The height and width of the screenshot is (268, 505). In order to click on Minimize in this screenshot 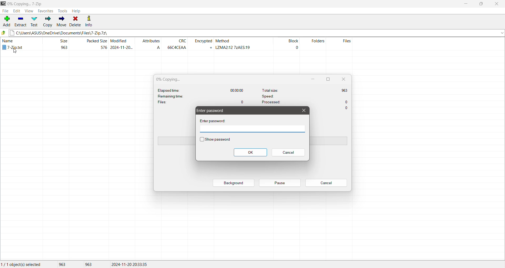, I will do `click(465, 4)`.